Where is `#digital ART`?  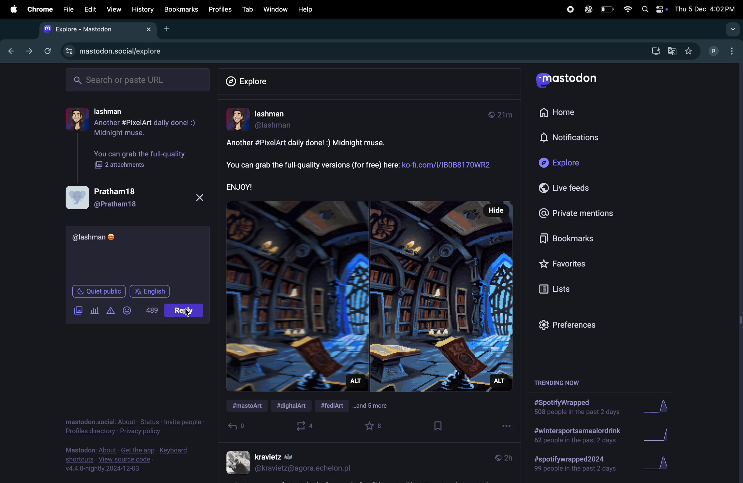 #digital ART is located at coordinates (295, 407).